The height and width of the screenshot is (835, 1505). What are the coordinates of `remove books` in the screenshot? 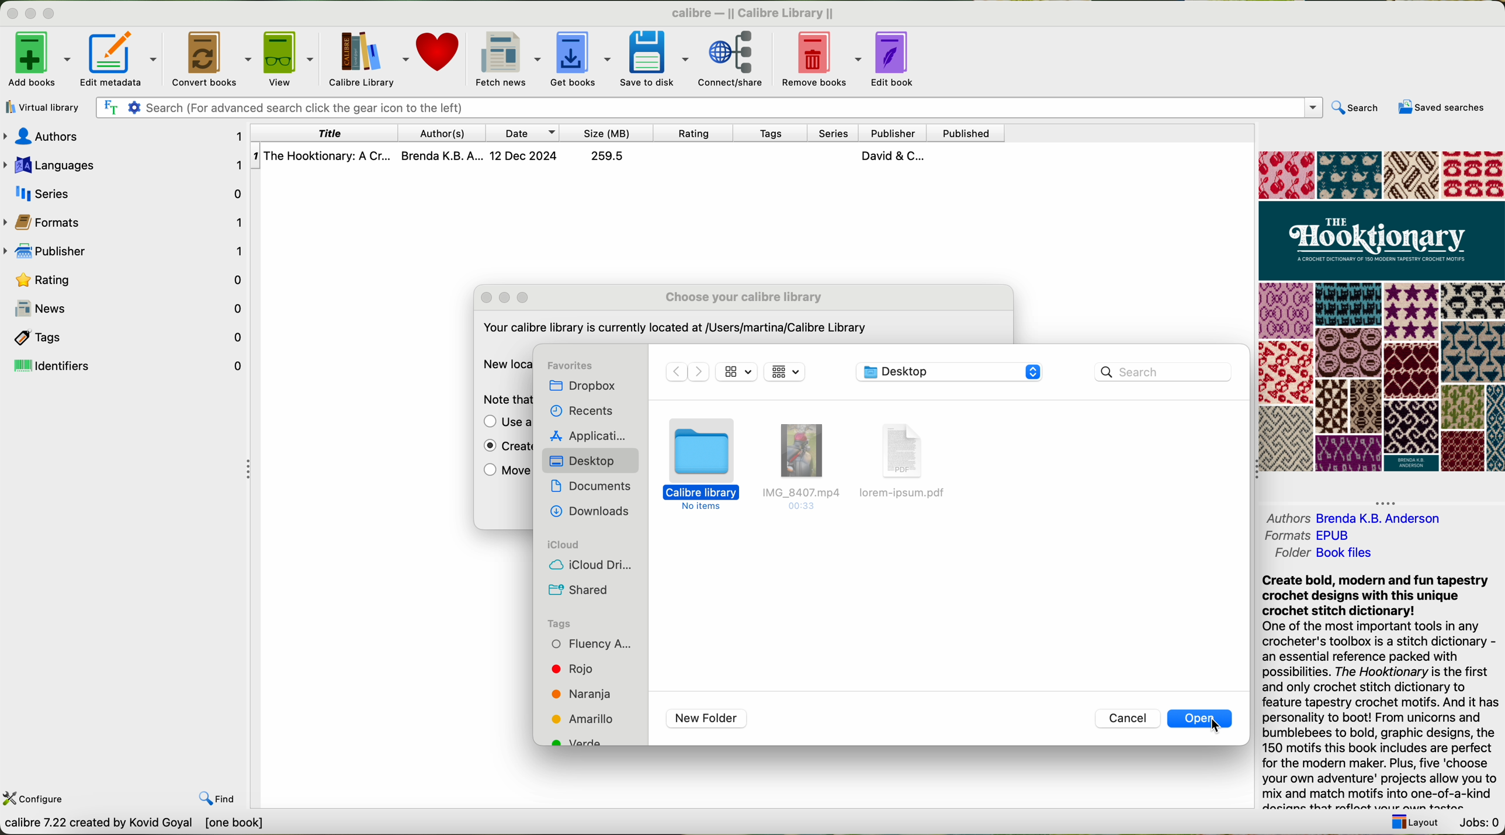 It's located at (819, 61).